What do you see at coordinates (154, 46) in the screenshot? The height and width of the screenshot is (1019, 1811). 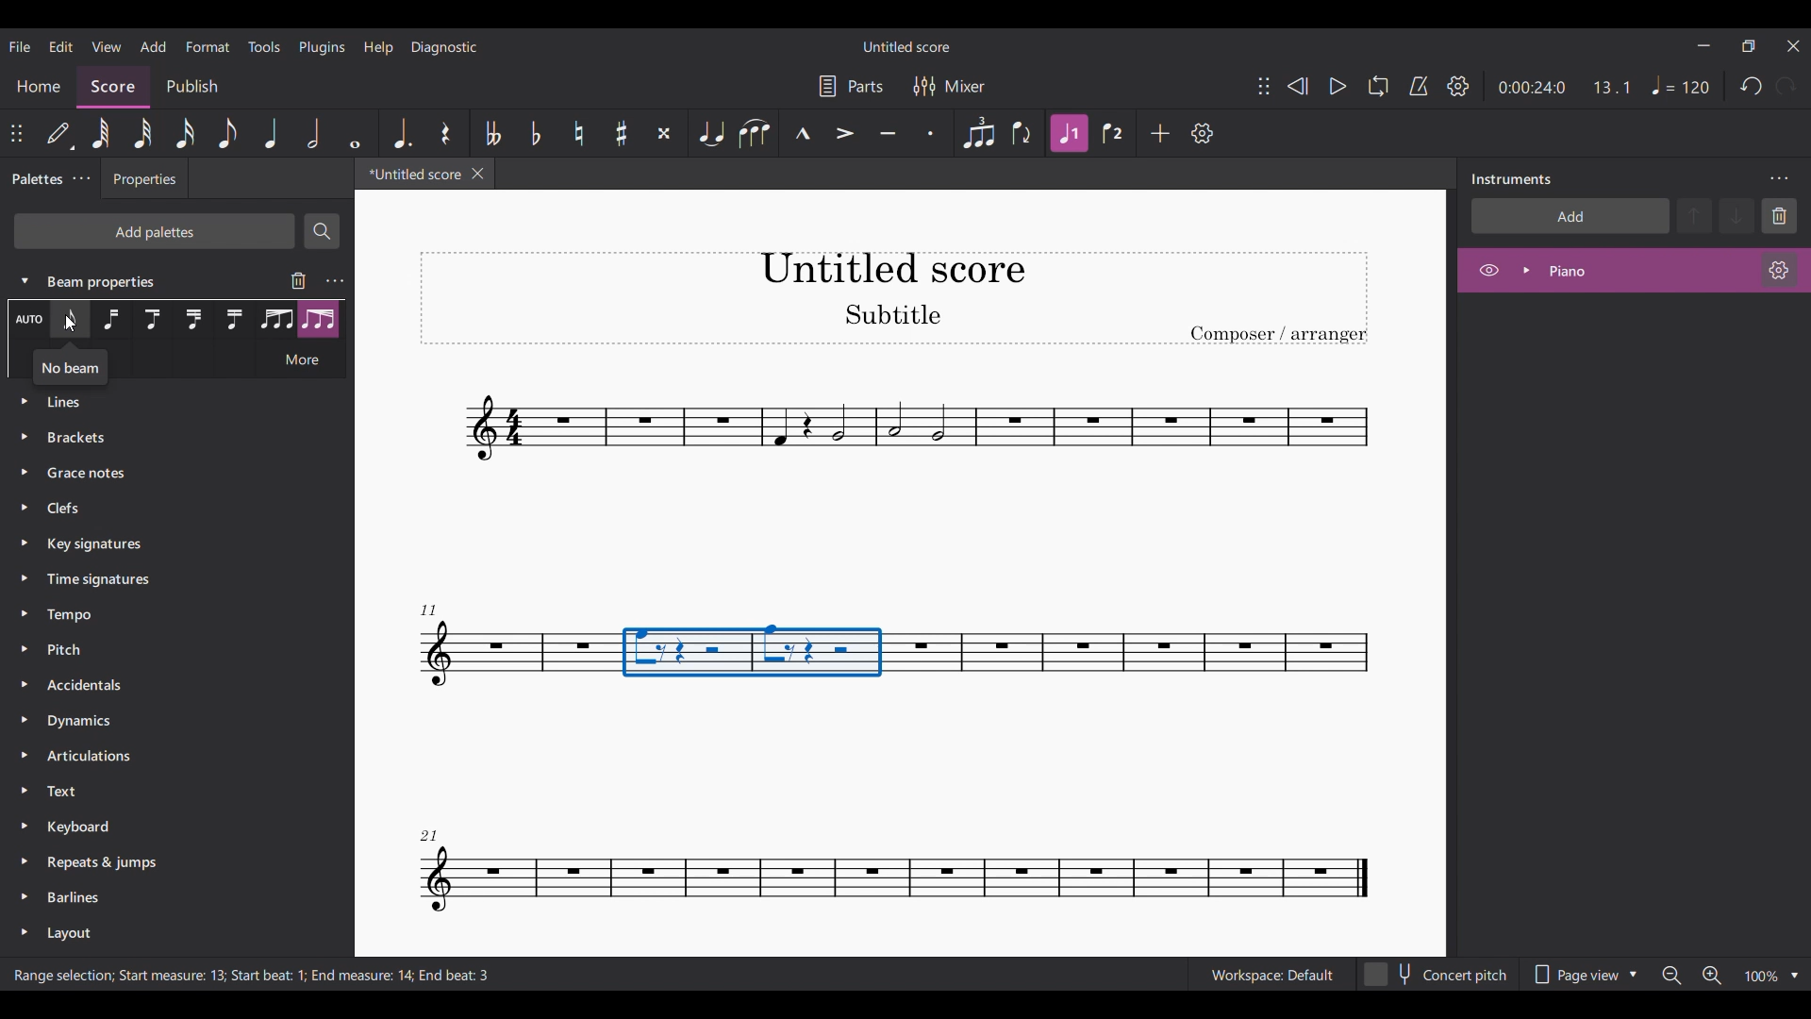 I see `Add menu` at bounding box center [154, 46].